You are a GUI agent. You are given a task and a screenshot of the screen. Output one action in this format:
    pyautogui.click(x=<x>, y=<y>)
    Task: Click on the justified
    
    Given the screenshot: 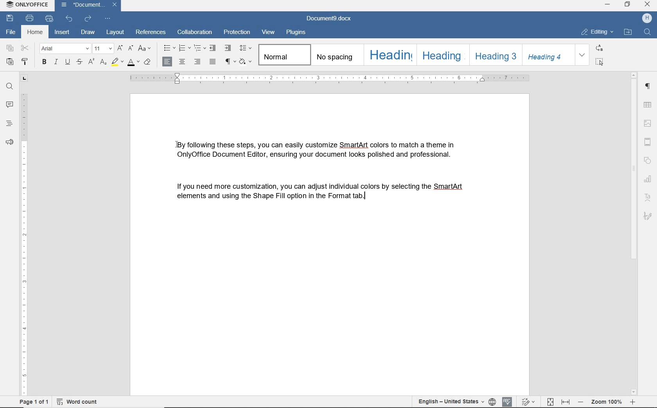 What is the action you would take?
    pyautogui.click(x=211, y=63)
    